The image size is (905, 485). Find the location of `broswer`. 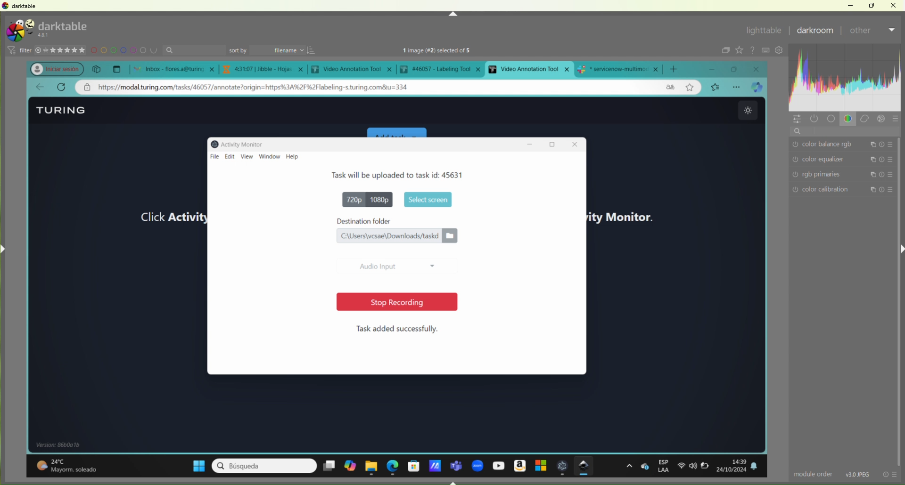

broswer is located at coordinates (759, 88).